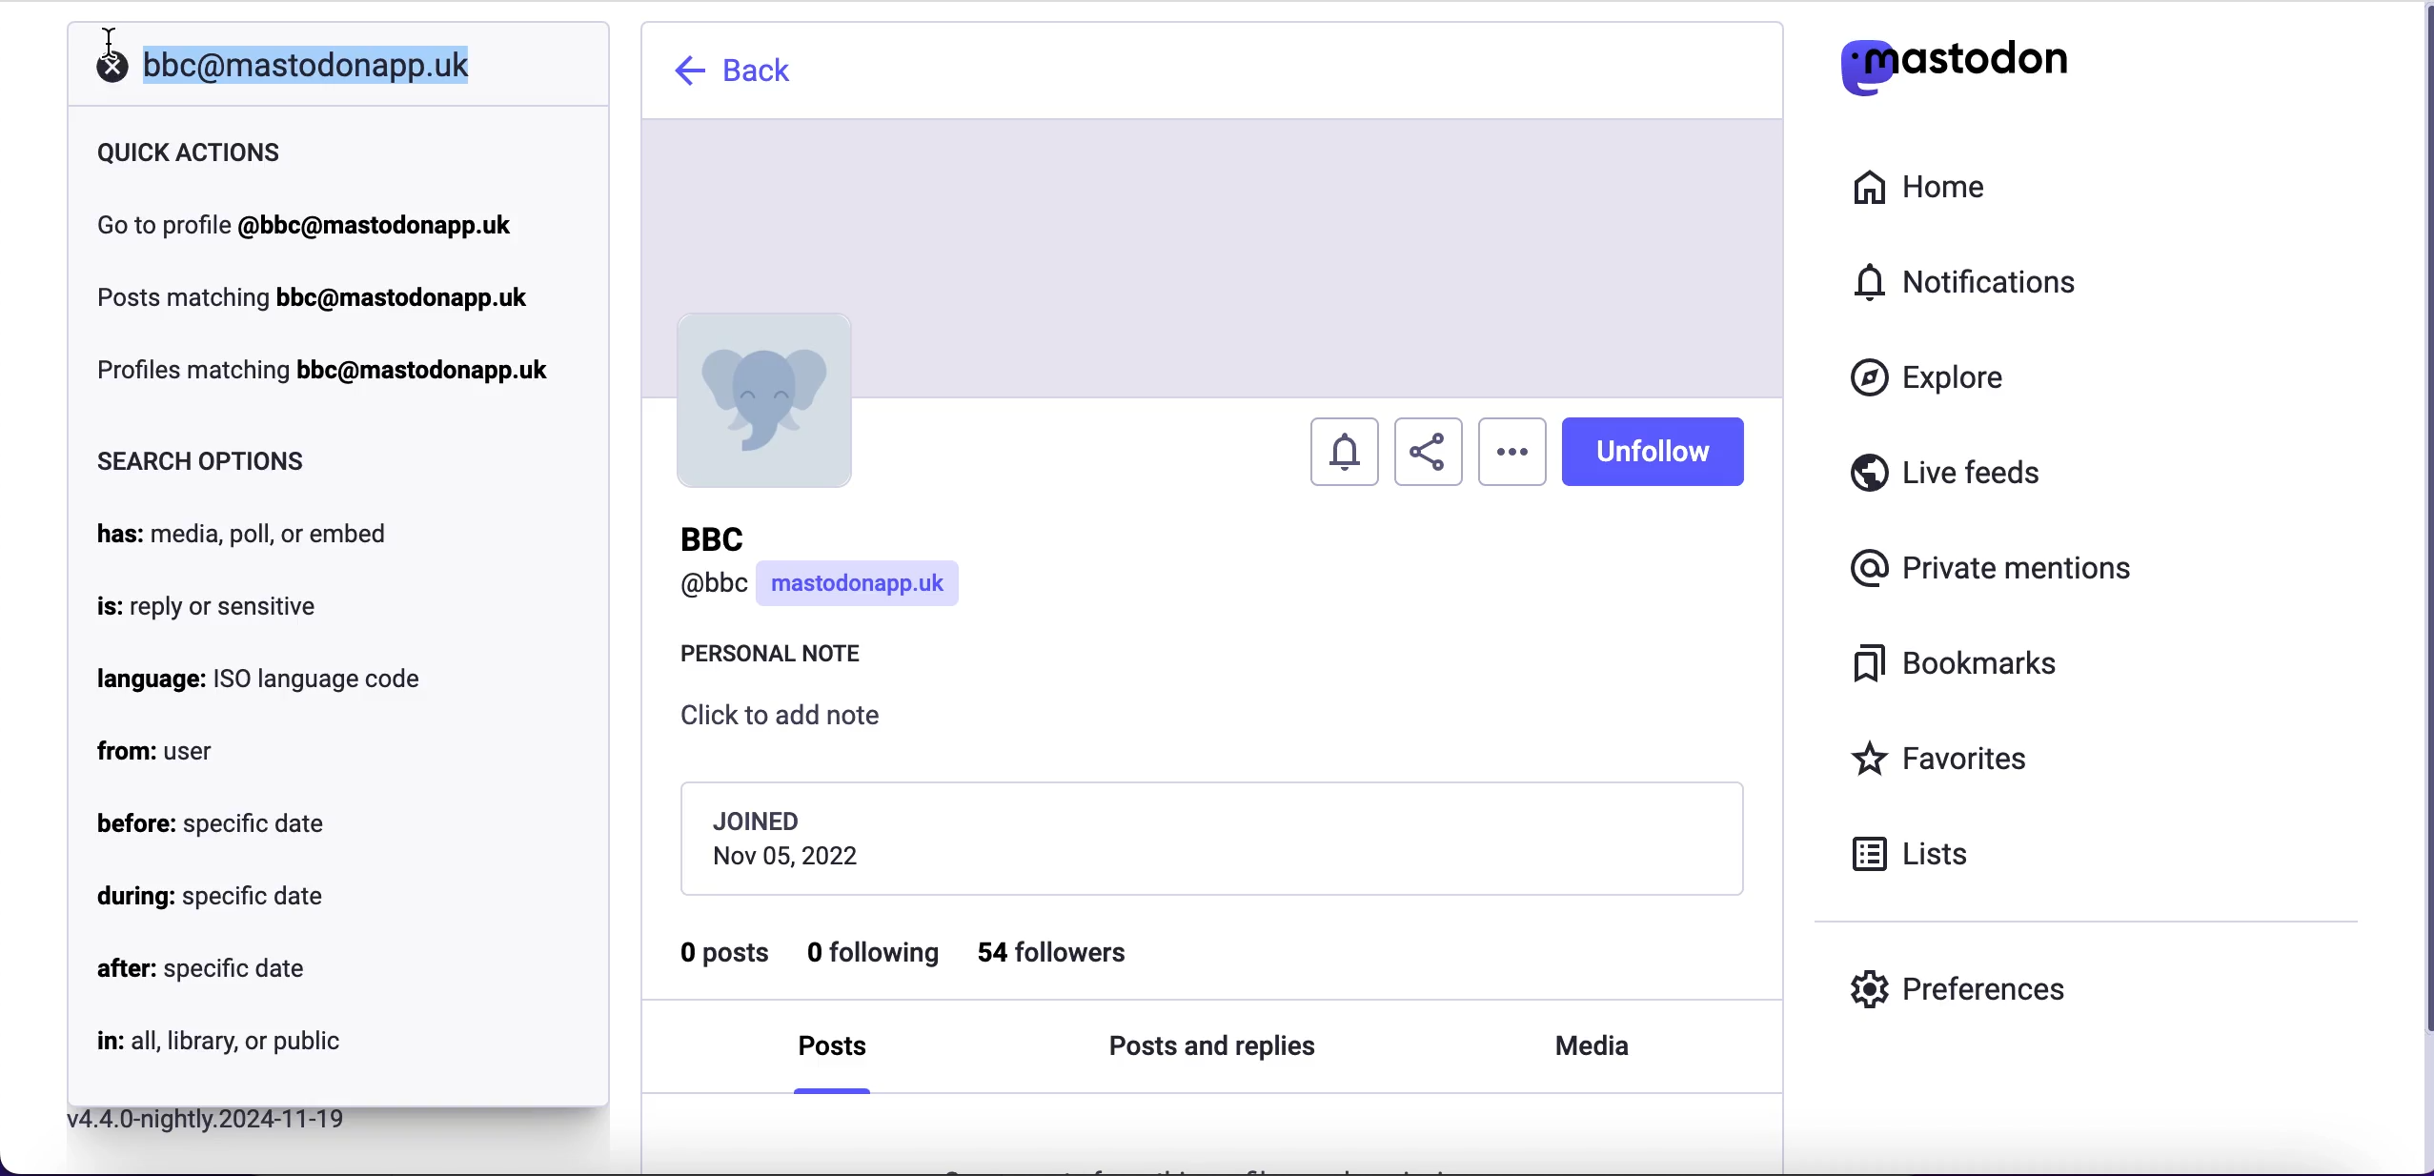 This screenshot has width=2434, height=1176. Describe the element at coordinates (206, 461) in the screenshot. I see `search options` at that location.